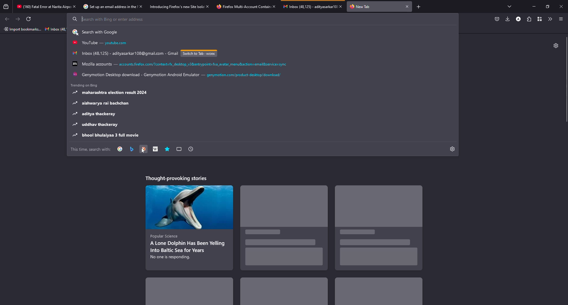  What do you see at coordinates (141, 7) in the screenshot?
I see `close` at bounding box center [141, 7].